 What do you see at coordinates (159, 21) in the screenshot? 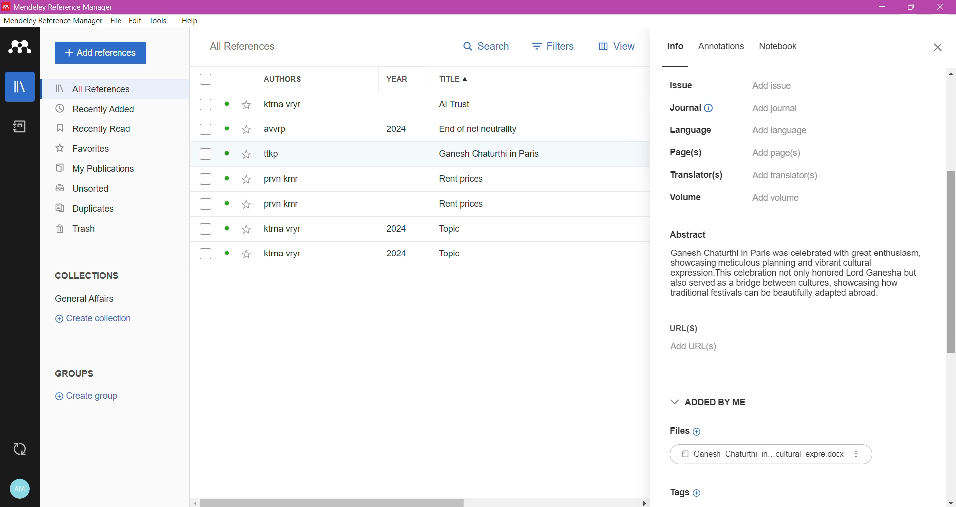
I see `Tools` at bounding box center [159, 21].